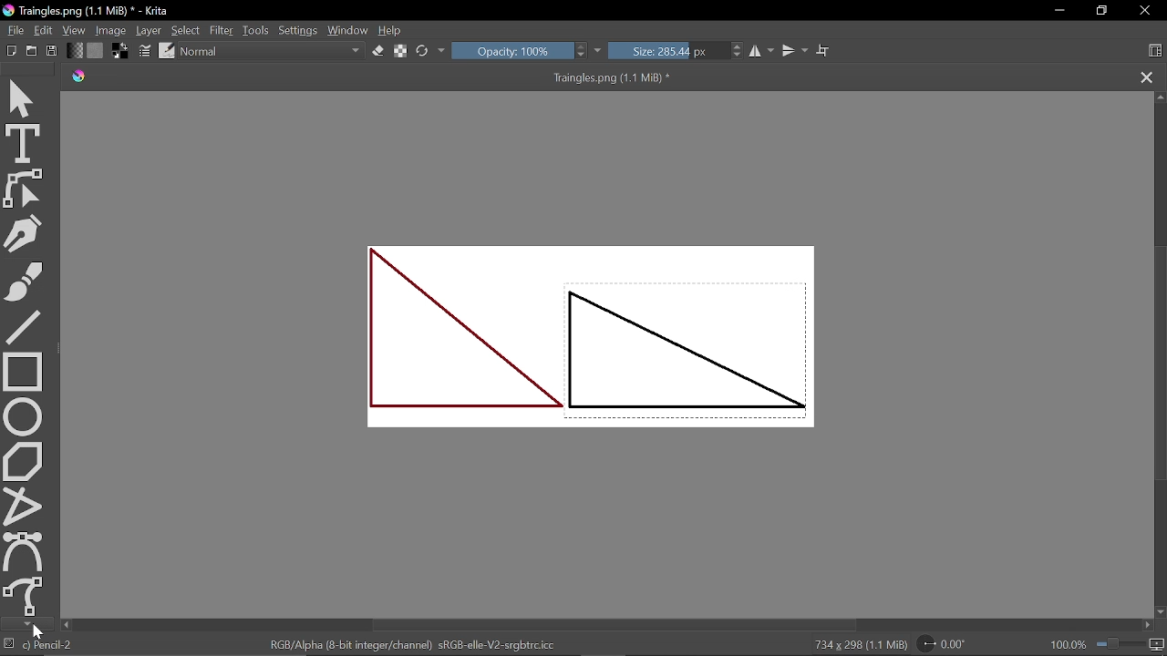  I want to click on Bezier curve tool, so click(24, 551).